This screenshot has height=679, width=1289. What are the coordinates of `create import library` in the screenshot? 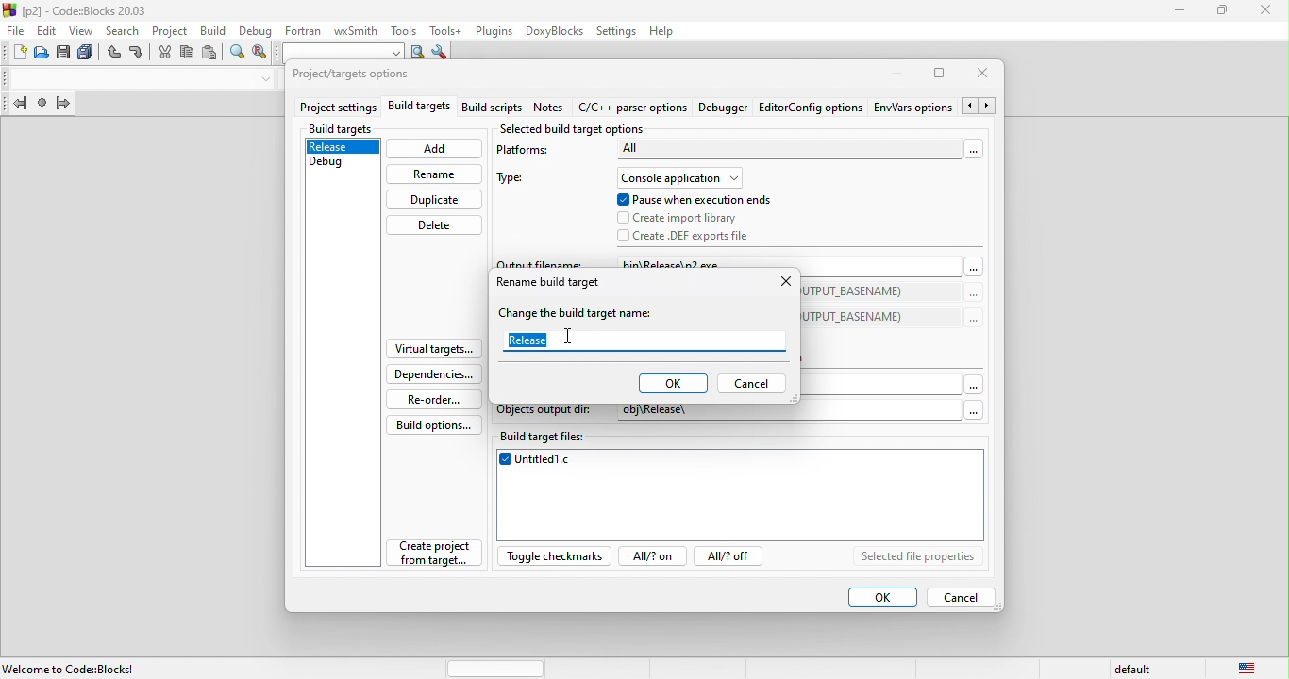 It's located at (683, 219).